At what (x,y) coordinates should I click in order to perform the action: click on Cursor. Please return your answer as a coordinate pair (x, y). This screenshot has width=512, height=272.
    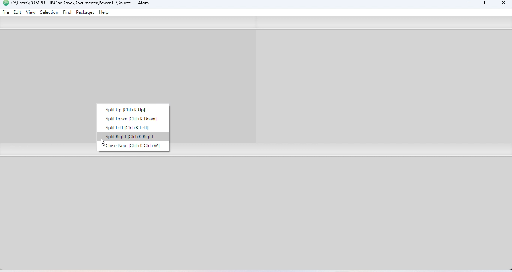
    Looking at the image, I should click on (103, 144).